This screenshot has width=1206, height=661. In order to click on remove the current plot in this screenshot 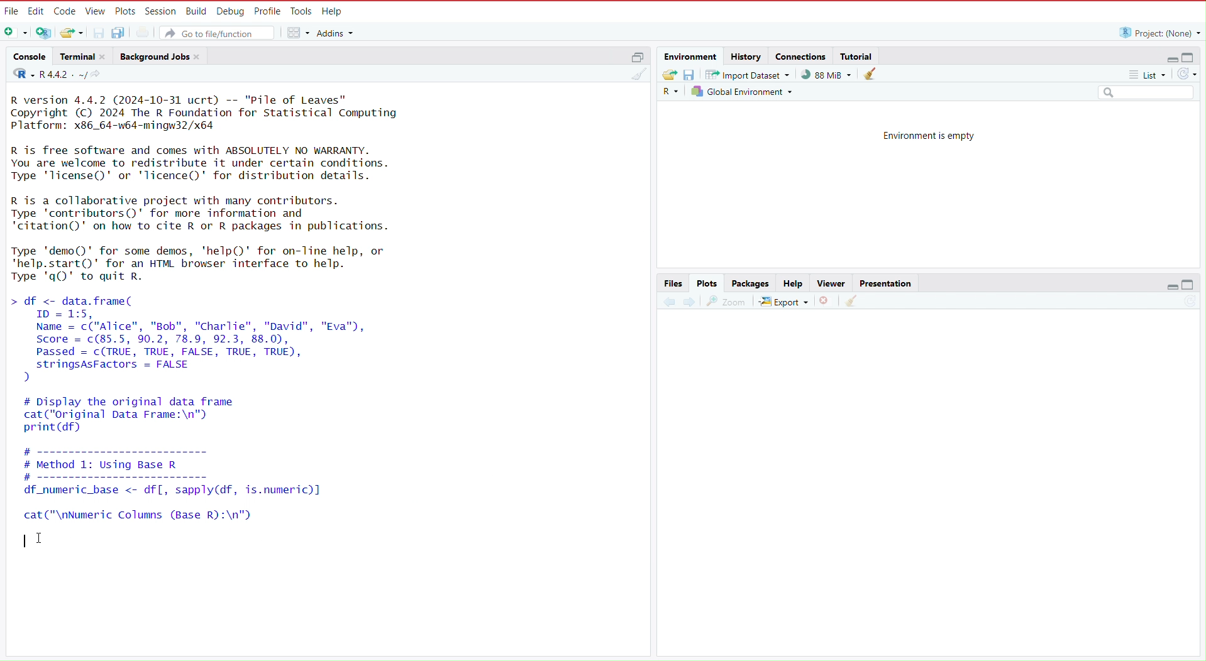, I will do `click(826, 301)`.